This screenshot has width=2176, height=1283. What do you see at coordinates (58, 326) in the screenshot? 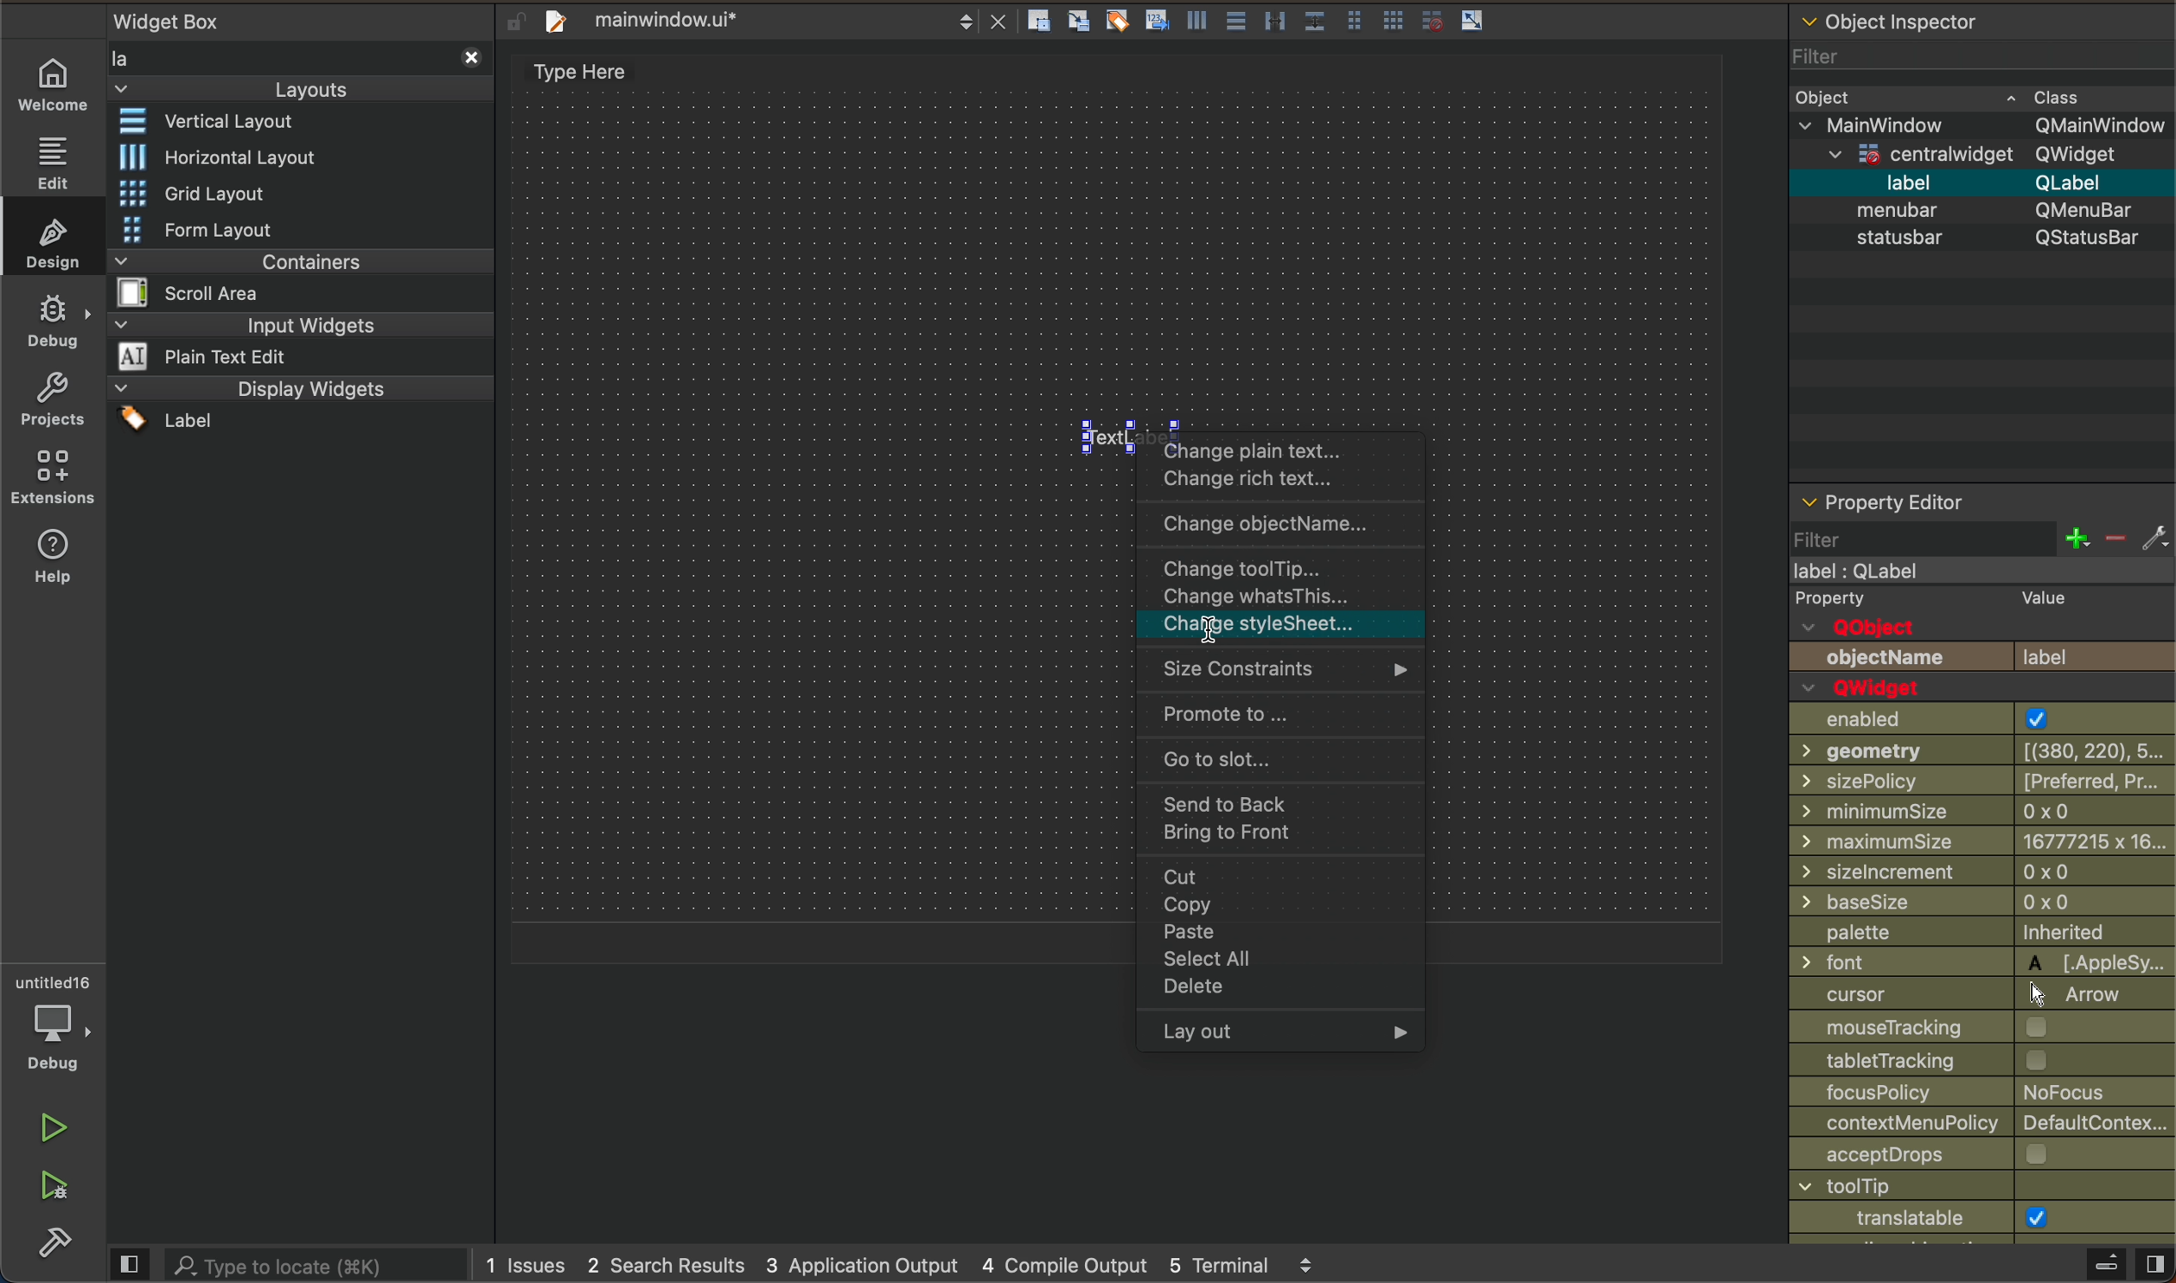
I see `debug` at bounding box center [58, 326].